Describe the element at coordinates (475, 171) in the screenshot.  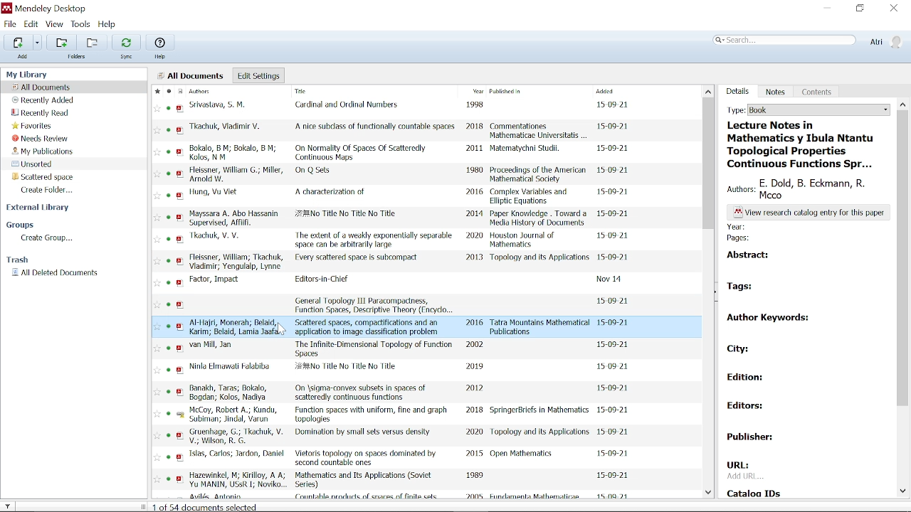
I see `1980` at that location.